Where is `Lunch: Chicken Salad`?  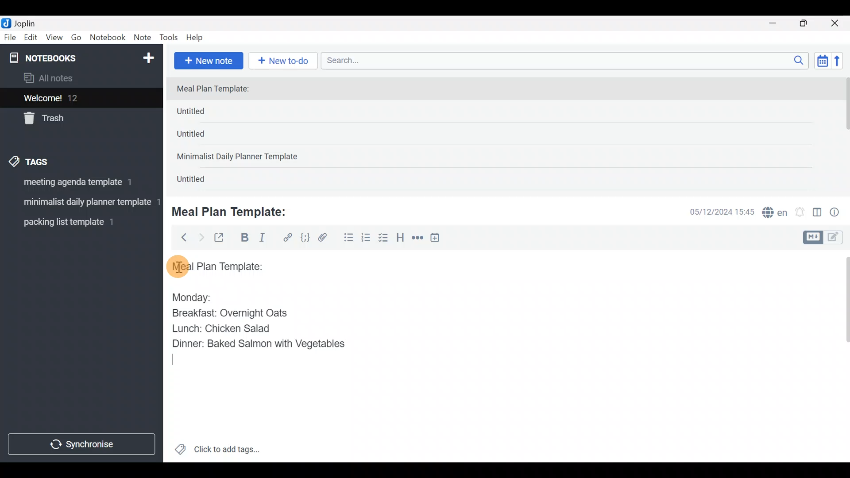 Lunch: Chicken Salad is located at coordinates (220, 328).